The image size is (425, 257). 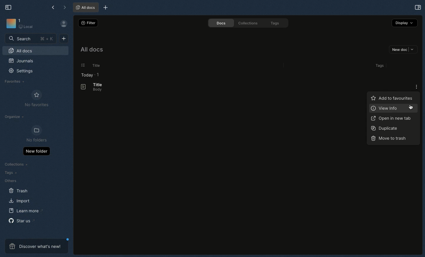 I want to click on Body, so click(x=95, y=90).